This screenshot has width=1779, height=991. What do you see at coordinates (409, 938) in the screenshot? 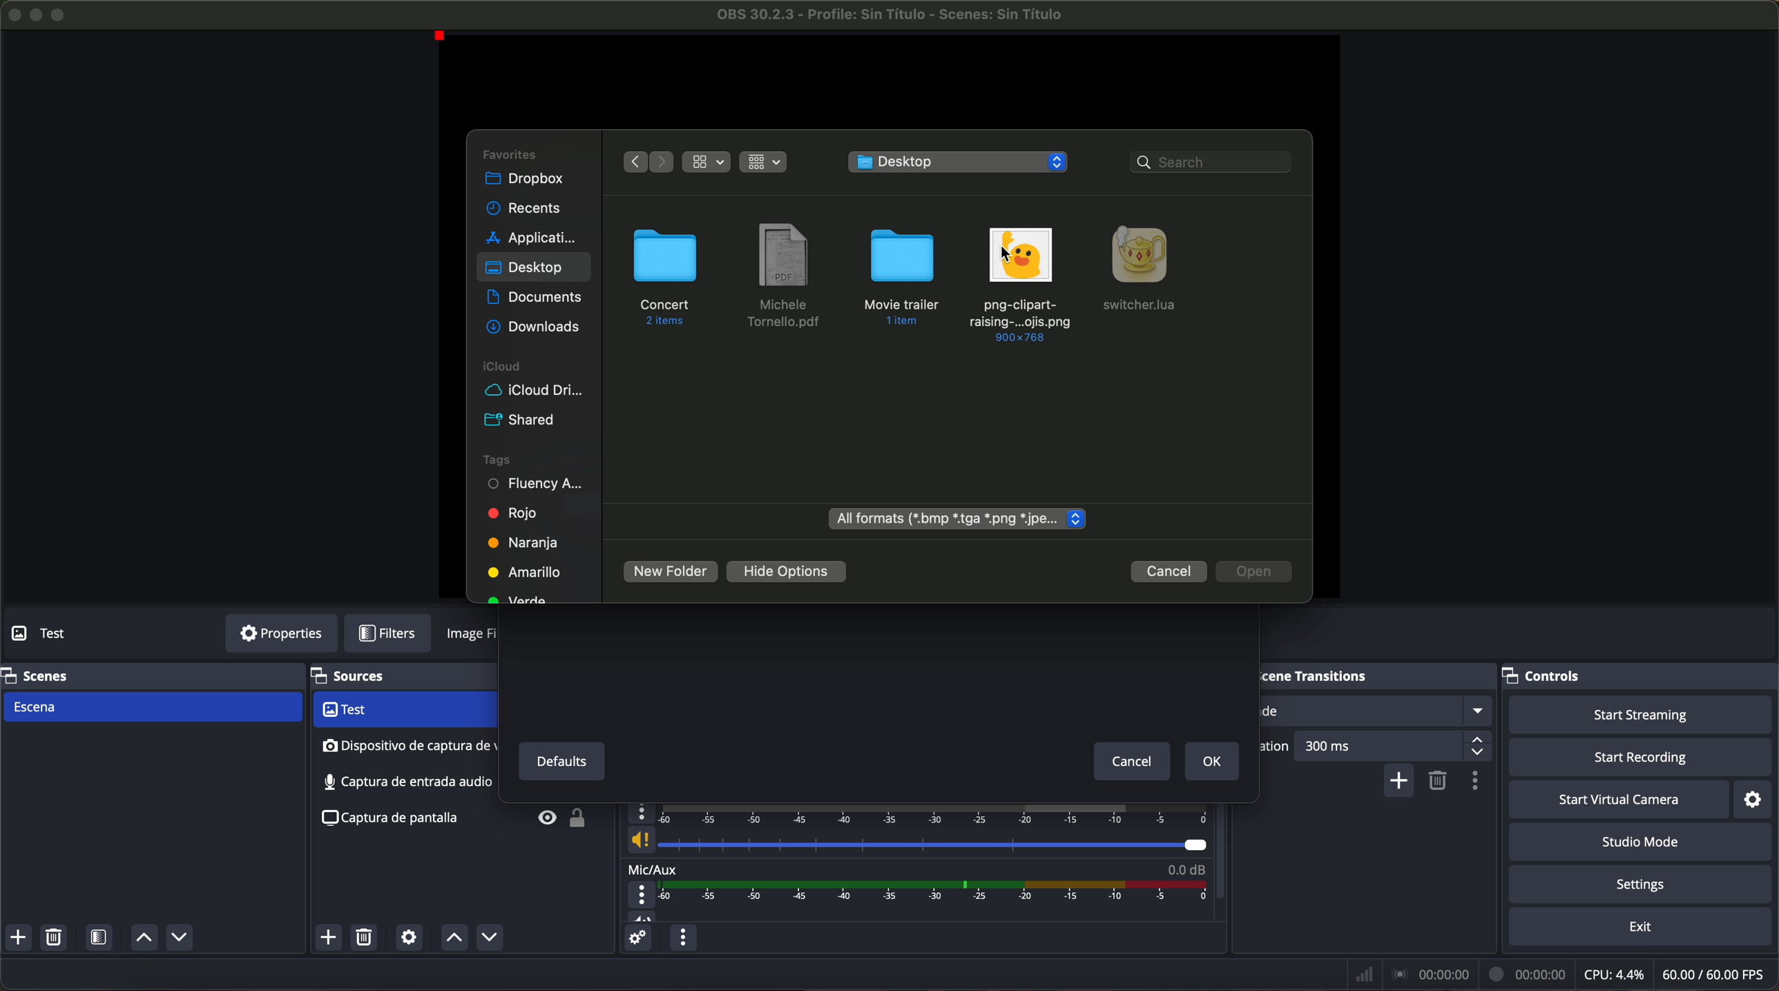
I see `open source properties` at bounding box center [409, 938].